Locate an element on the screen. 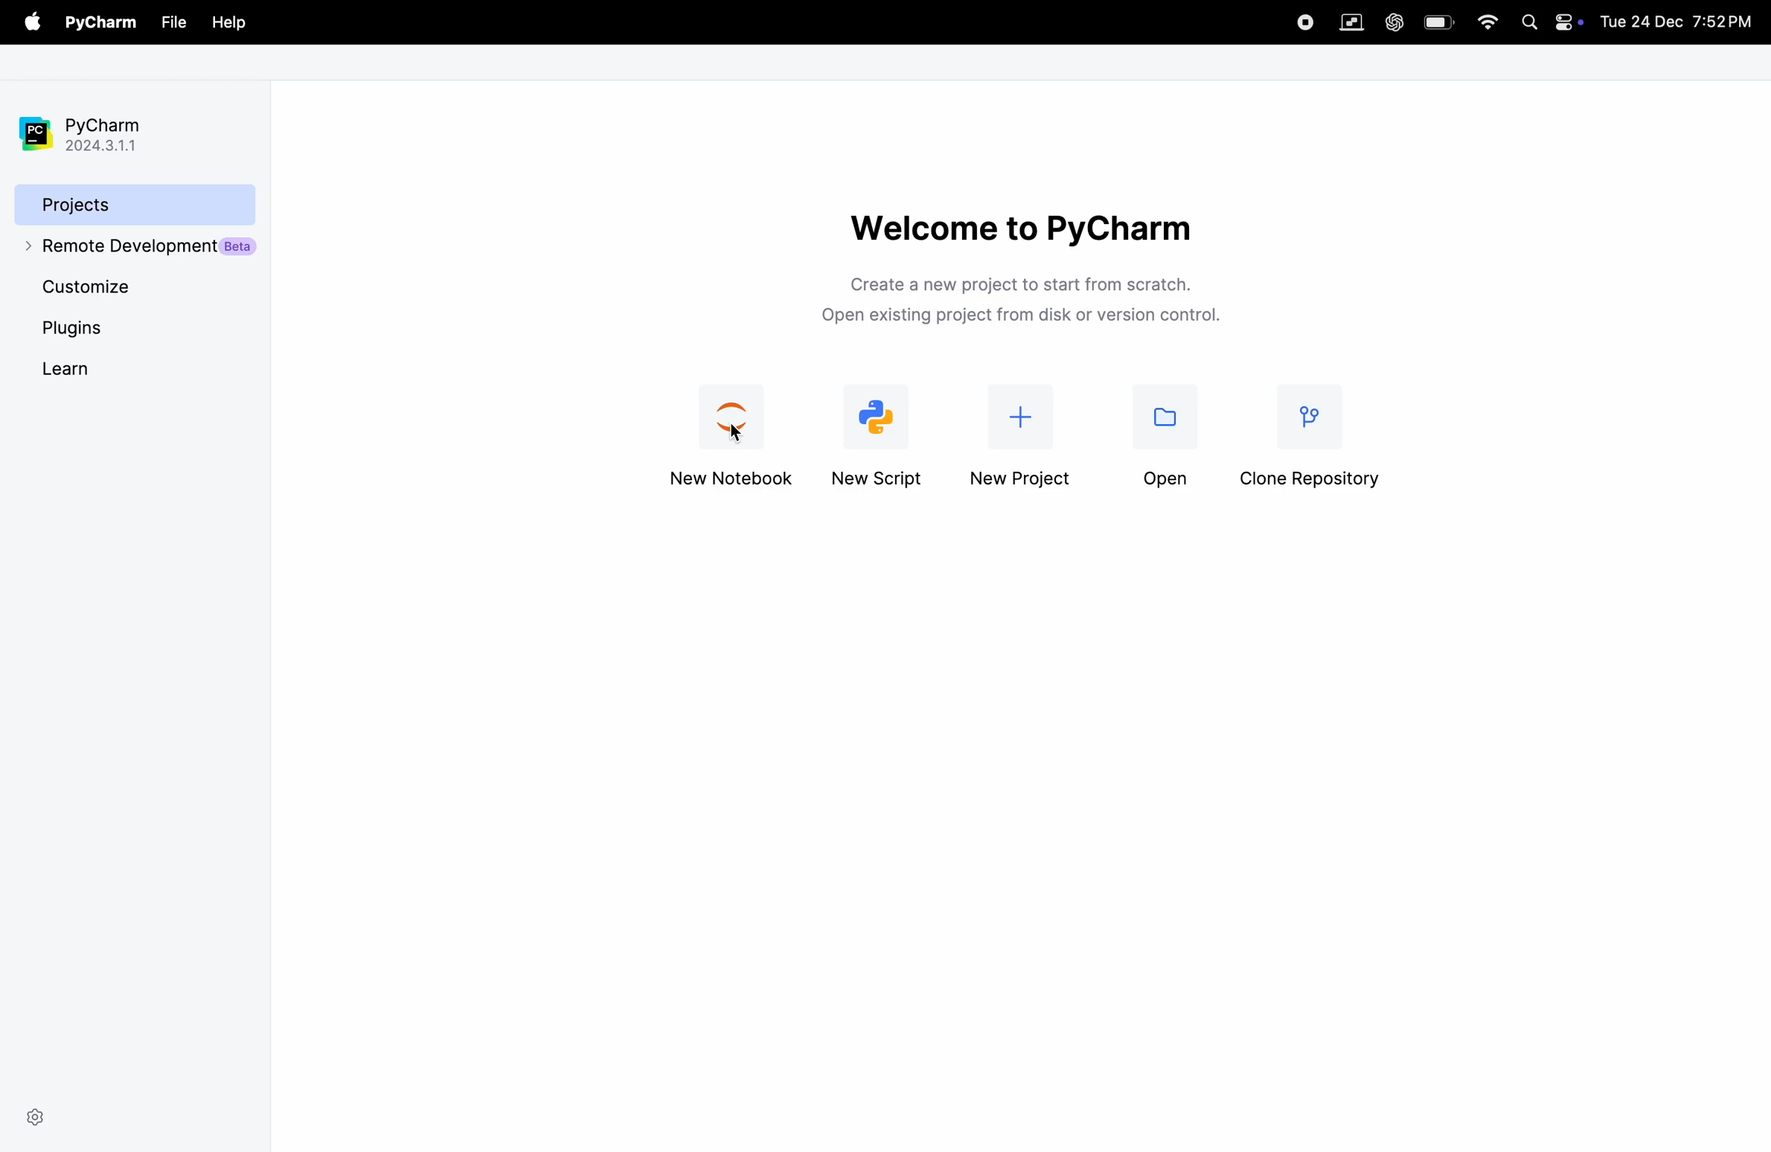 The height and width of the screenshot is (1152, 1771). settings is located at coordinates (31, 1121).